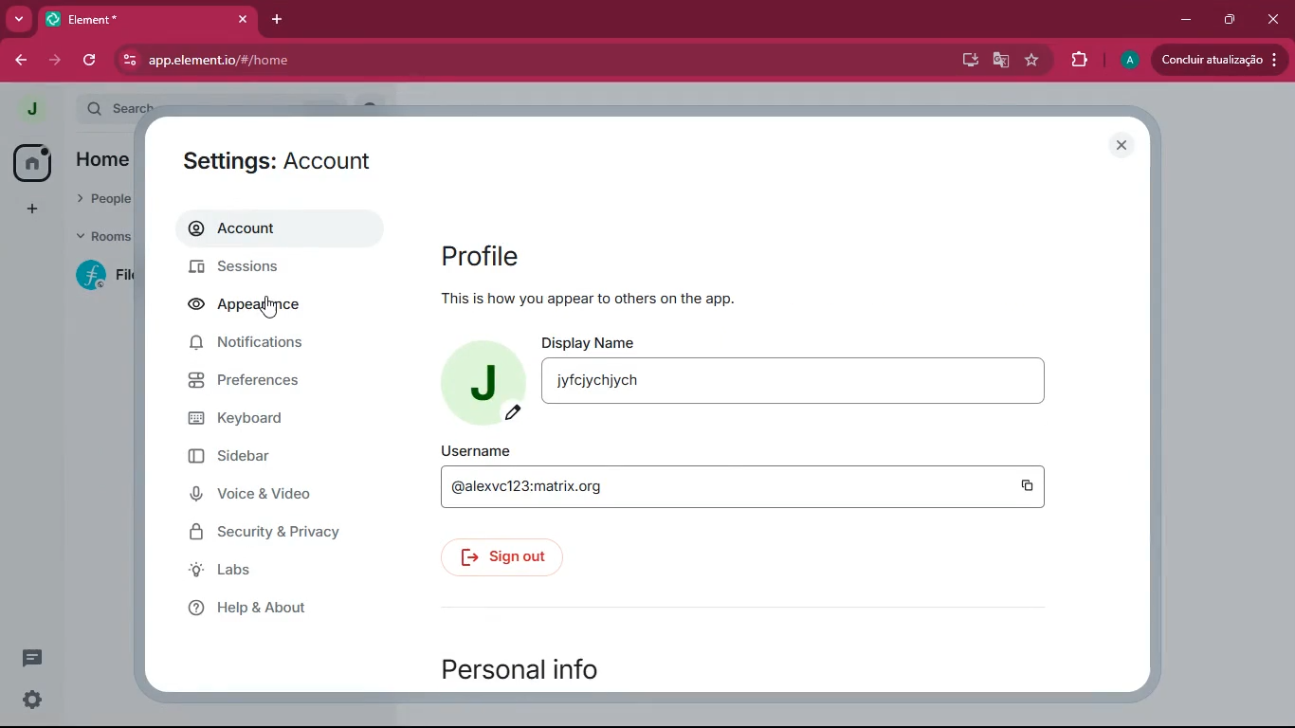 This screenshot has height=728, width=1295. What do you see at coordinates (274, 607) in the screenshot?
I see `help` at bounding box center [274, 607].